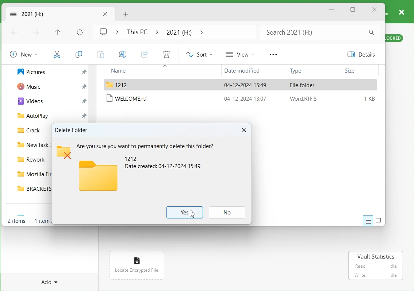 This screenshot has width=414, height=291. Describe the element at coordinates (136, 32) in the screenshot. I see `This PC` at that location.